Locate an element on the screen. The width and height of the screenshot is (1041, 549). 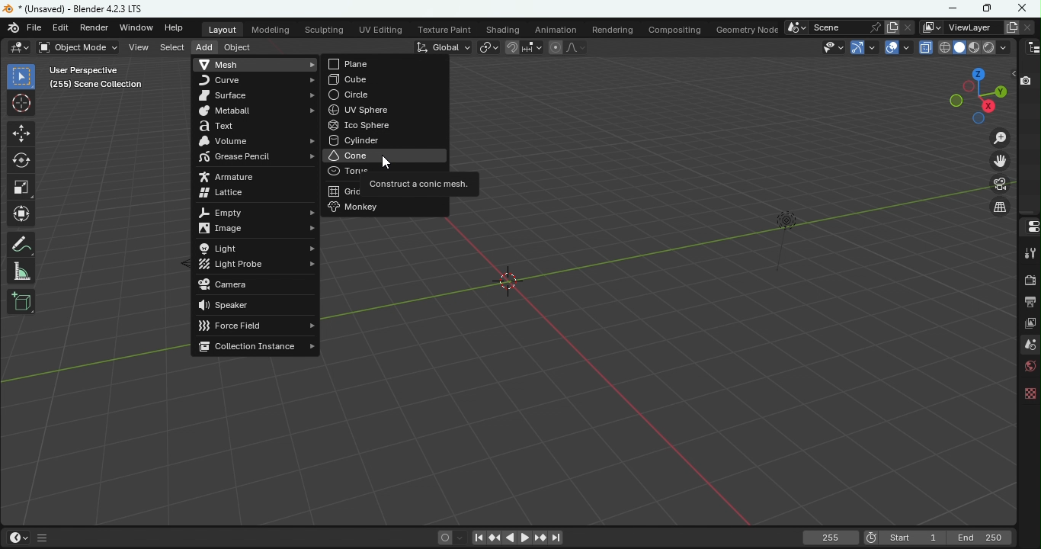
Mesh is located at coordinates (257, 65).